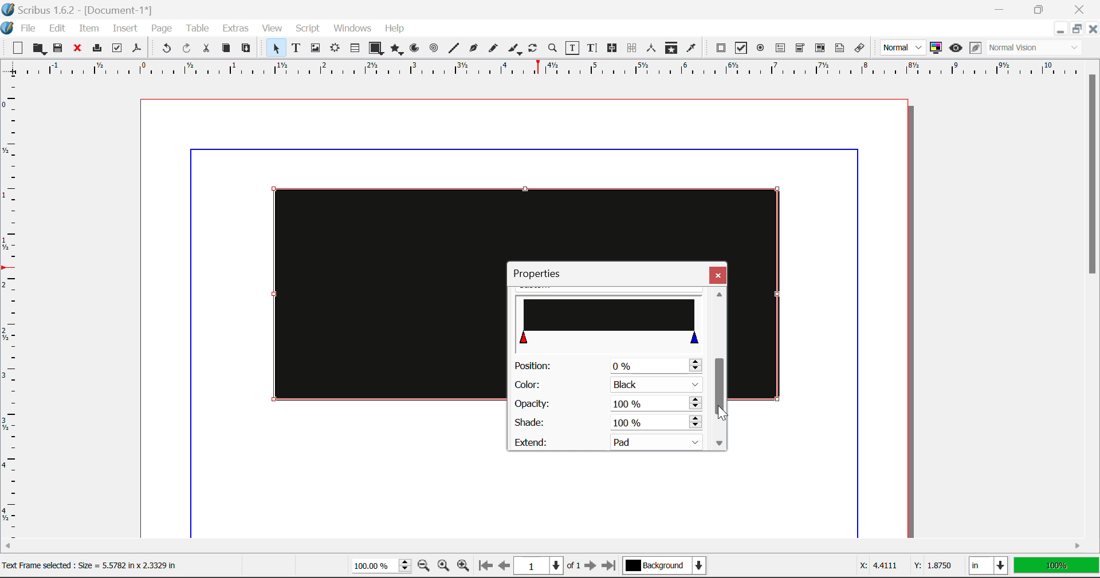  I want to click on Extras, so click(237, 29).